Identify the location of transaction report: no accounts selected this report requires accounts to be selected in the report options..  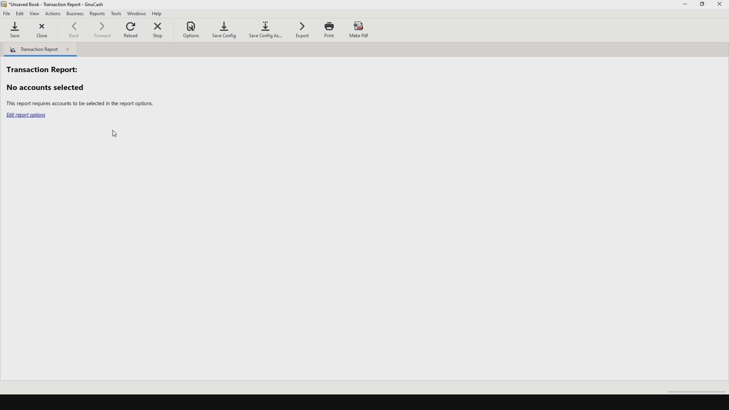
(80, 84).